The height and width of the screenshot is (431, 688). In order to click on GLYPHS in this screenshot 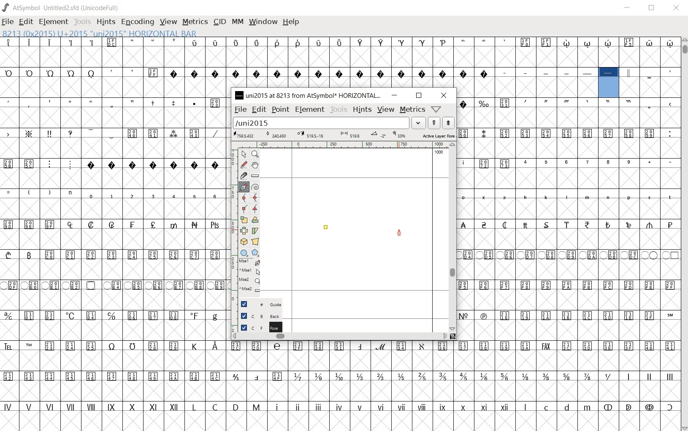, I will do `click(113, 233)`.